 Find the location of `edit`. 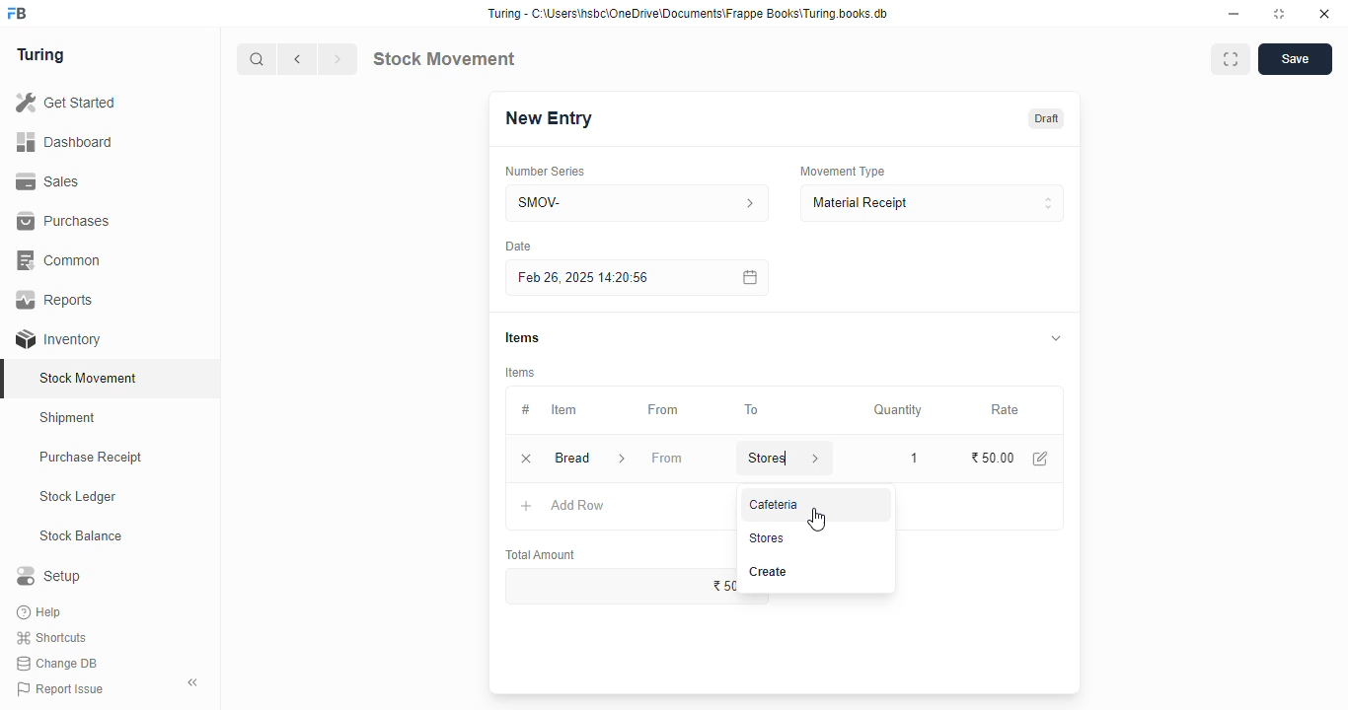

edit is located at coordinates (1041, 459).